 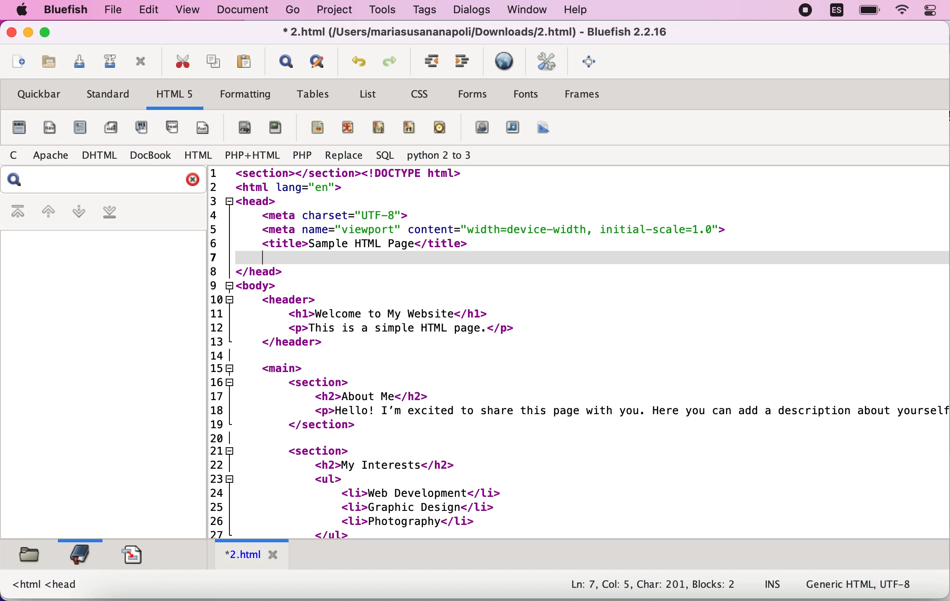 What do you see at coordinates (473, 10) in the screenshot?
I see `dialogs` at bounding box center [473, 10].